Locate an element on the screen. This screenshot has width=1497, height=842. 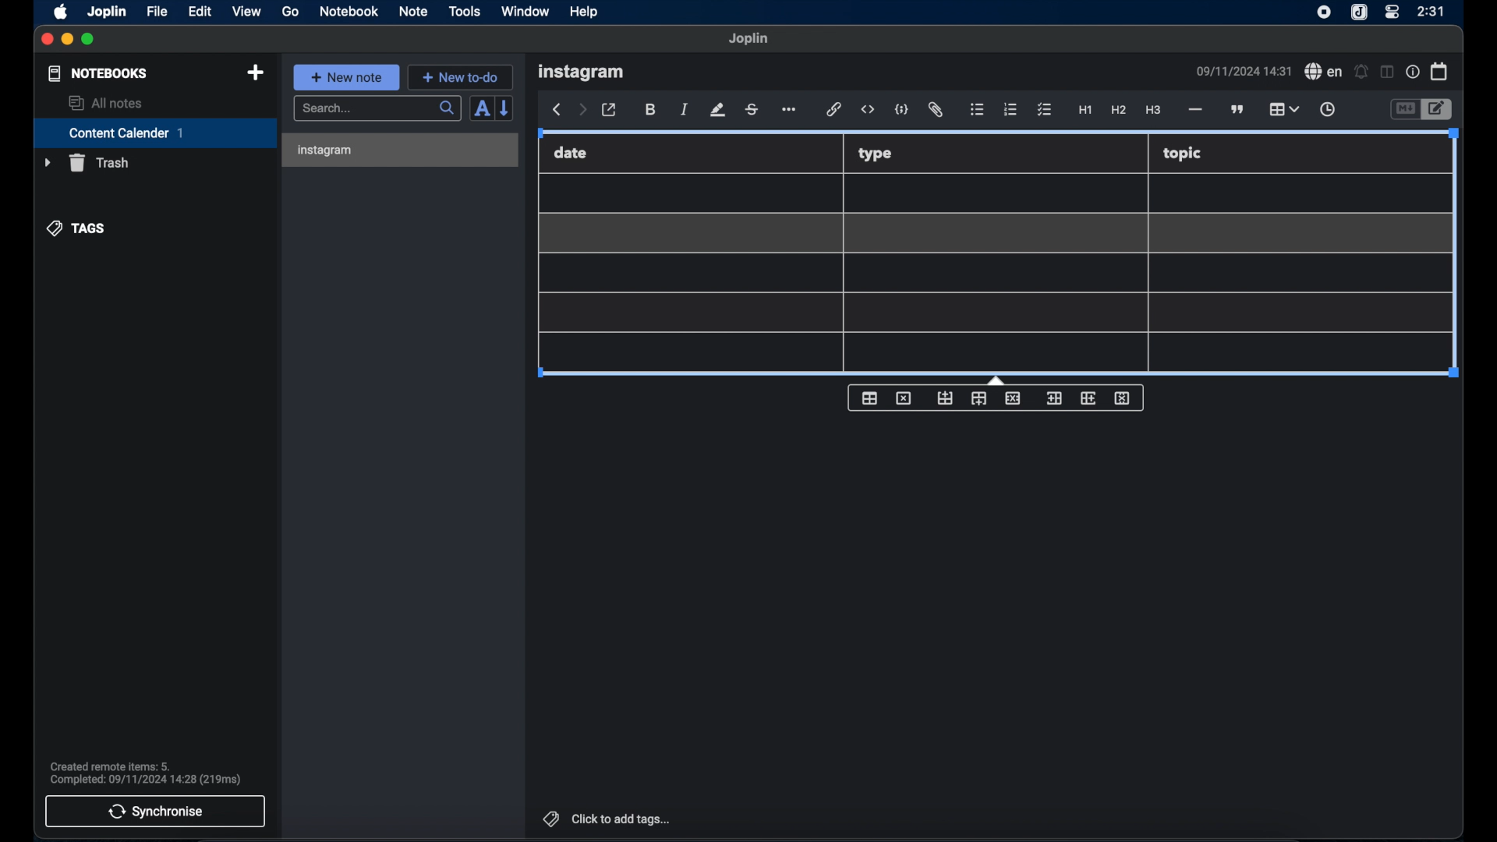
close is located at coordinates (46, 40).